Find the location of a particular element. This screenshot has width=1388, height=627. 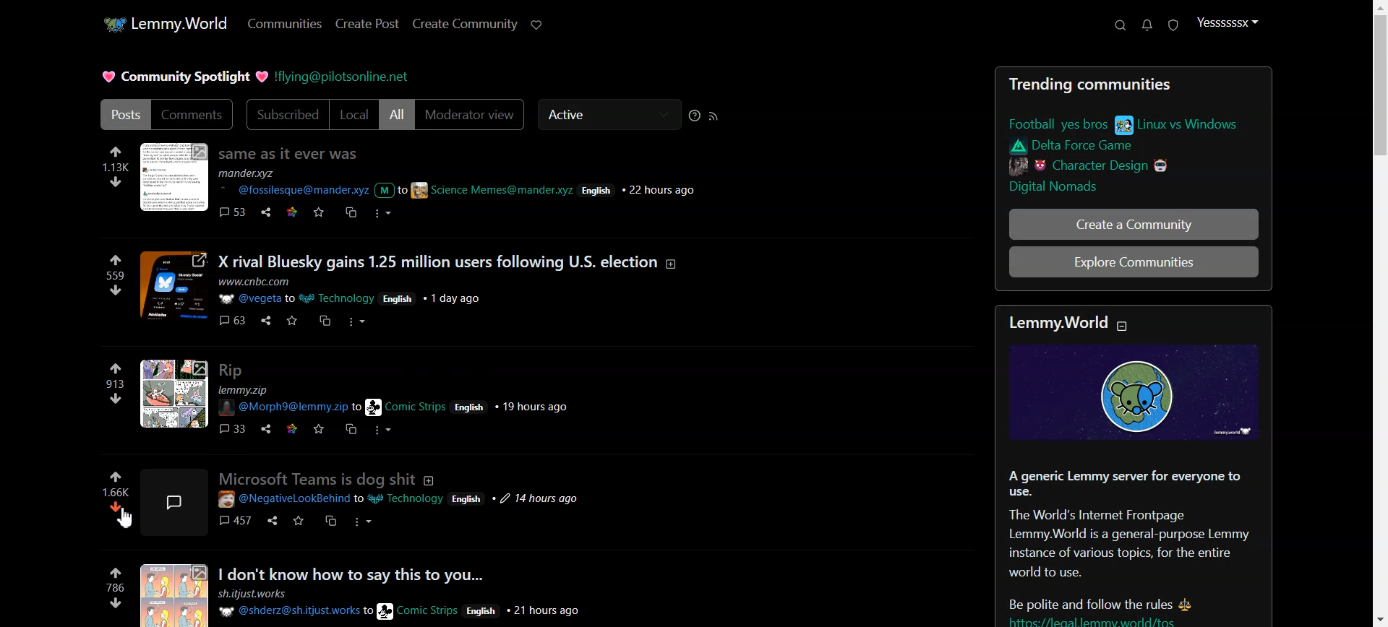

Hyperlink is located at coordinates (341, 77).